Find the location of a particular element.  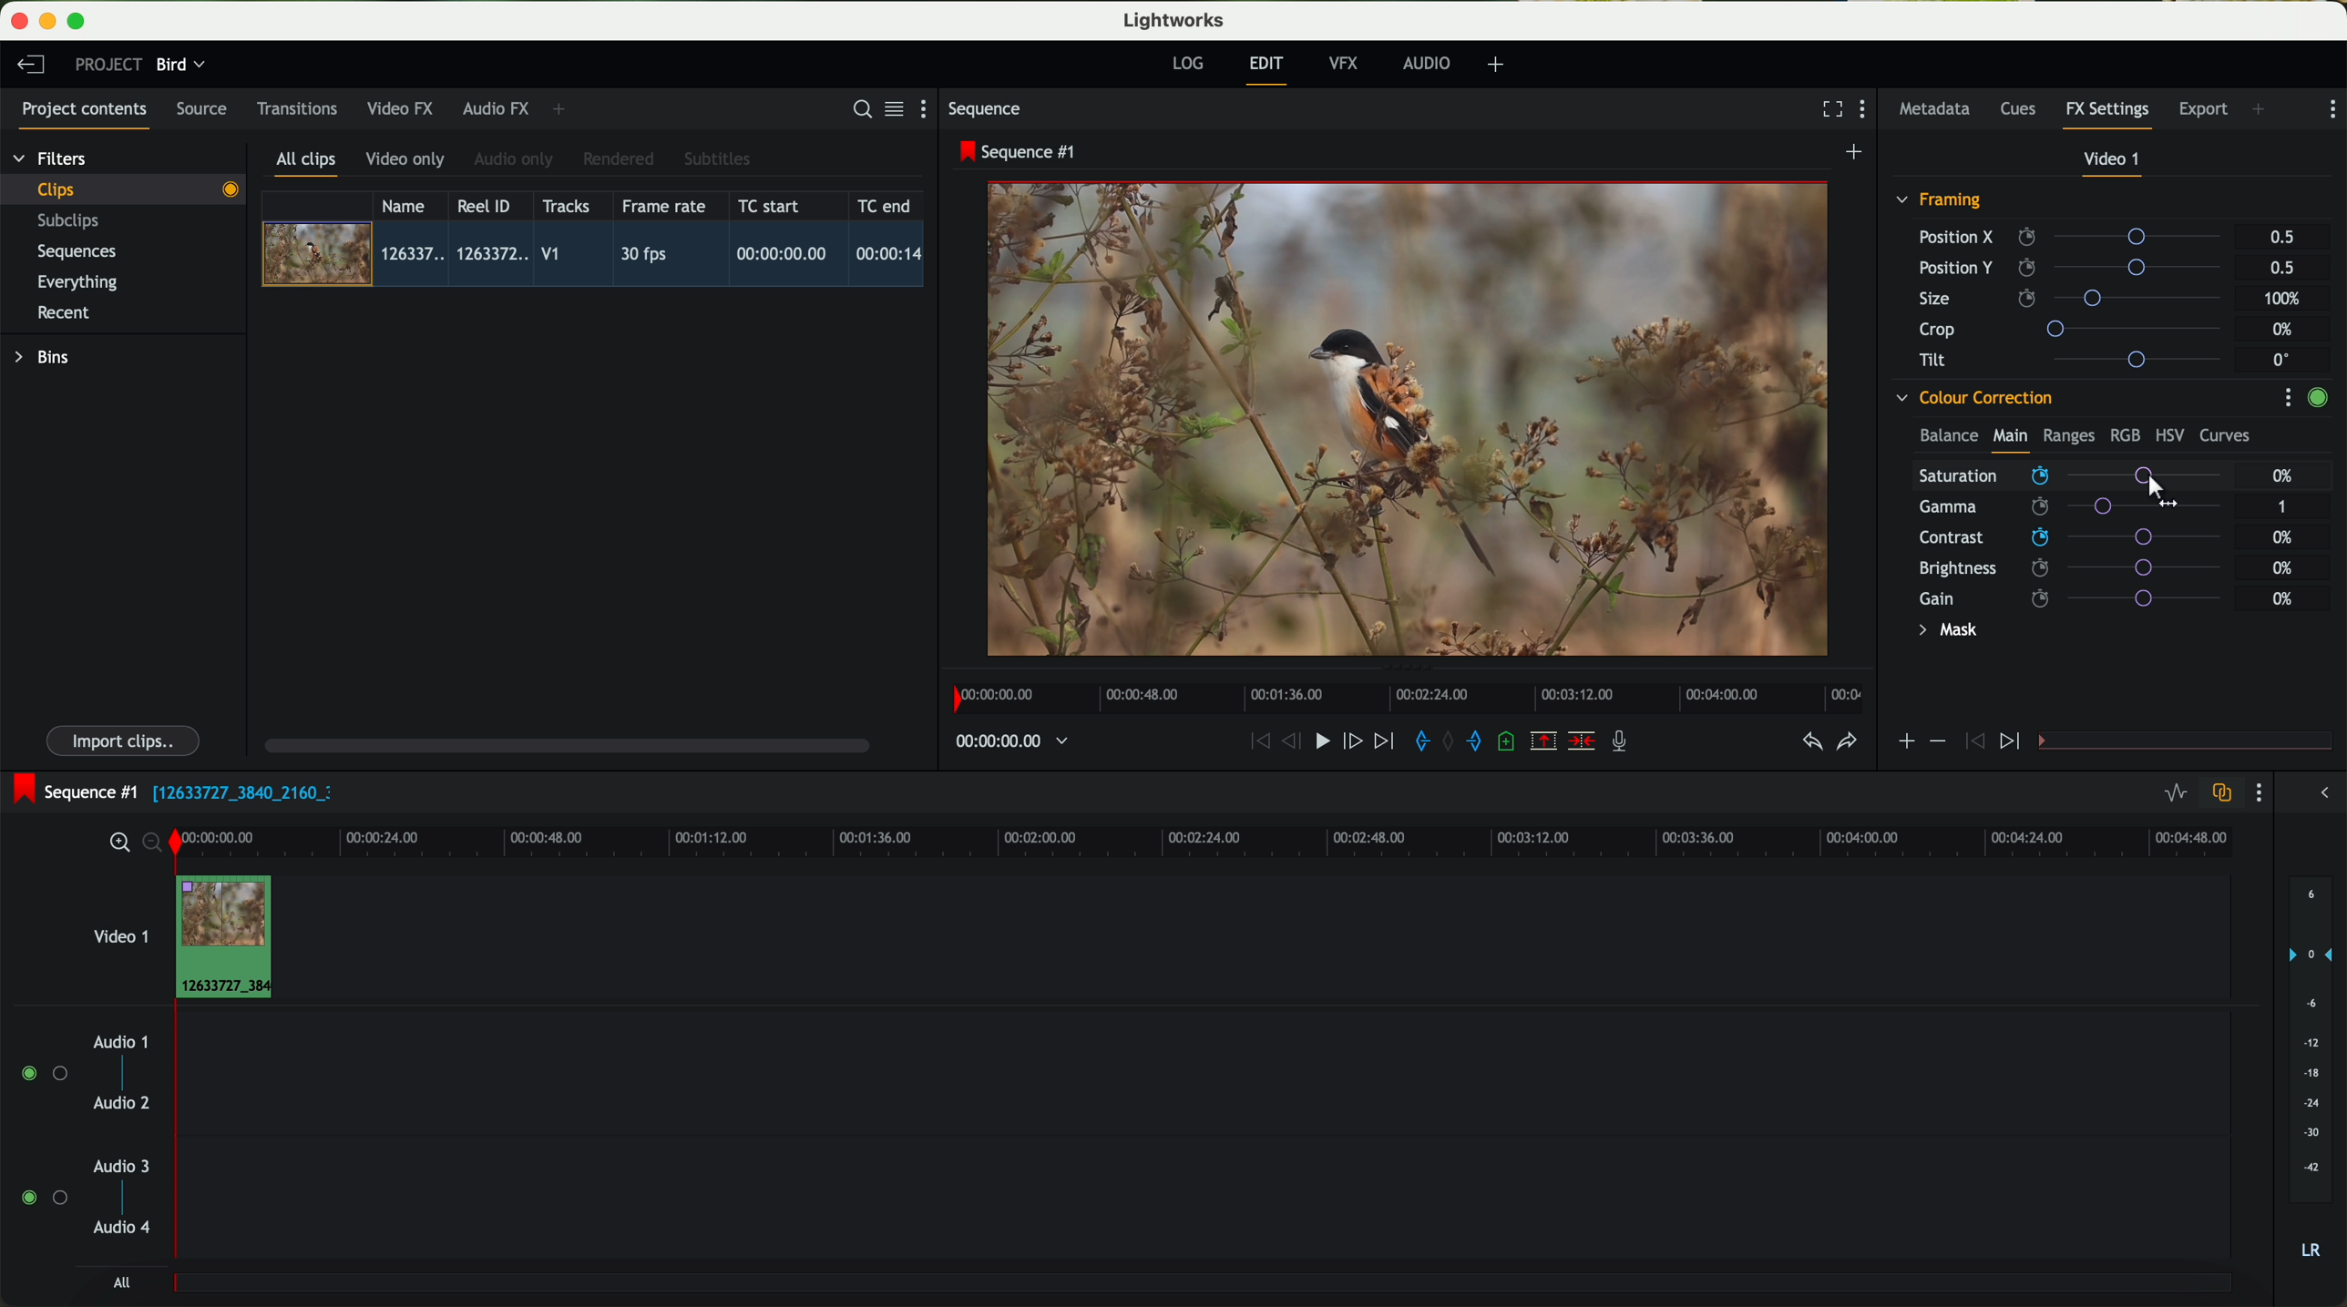

delete/cut is located at coordinates (1582, 741).